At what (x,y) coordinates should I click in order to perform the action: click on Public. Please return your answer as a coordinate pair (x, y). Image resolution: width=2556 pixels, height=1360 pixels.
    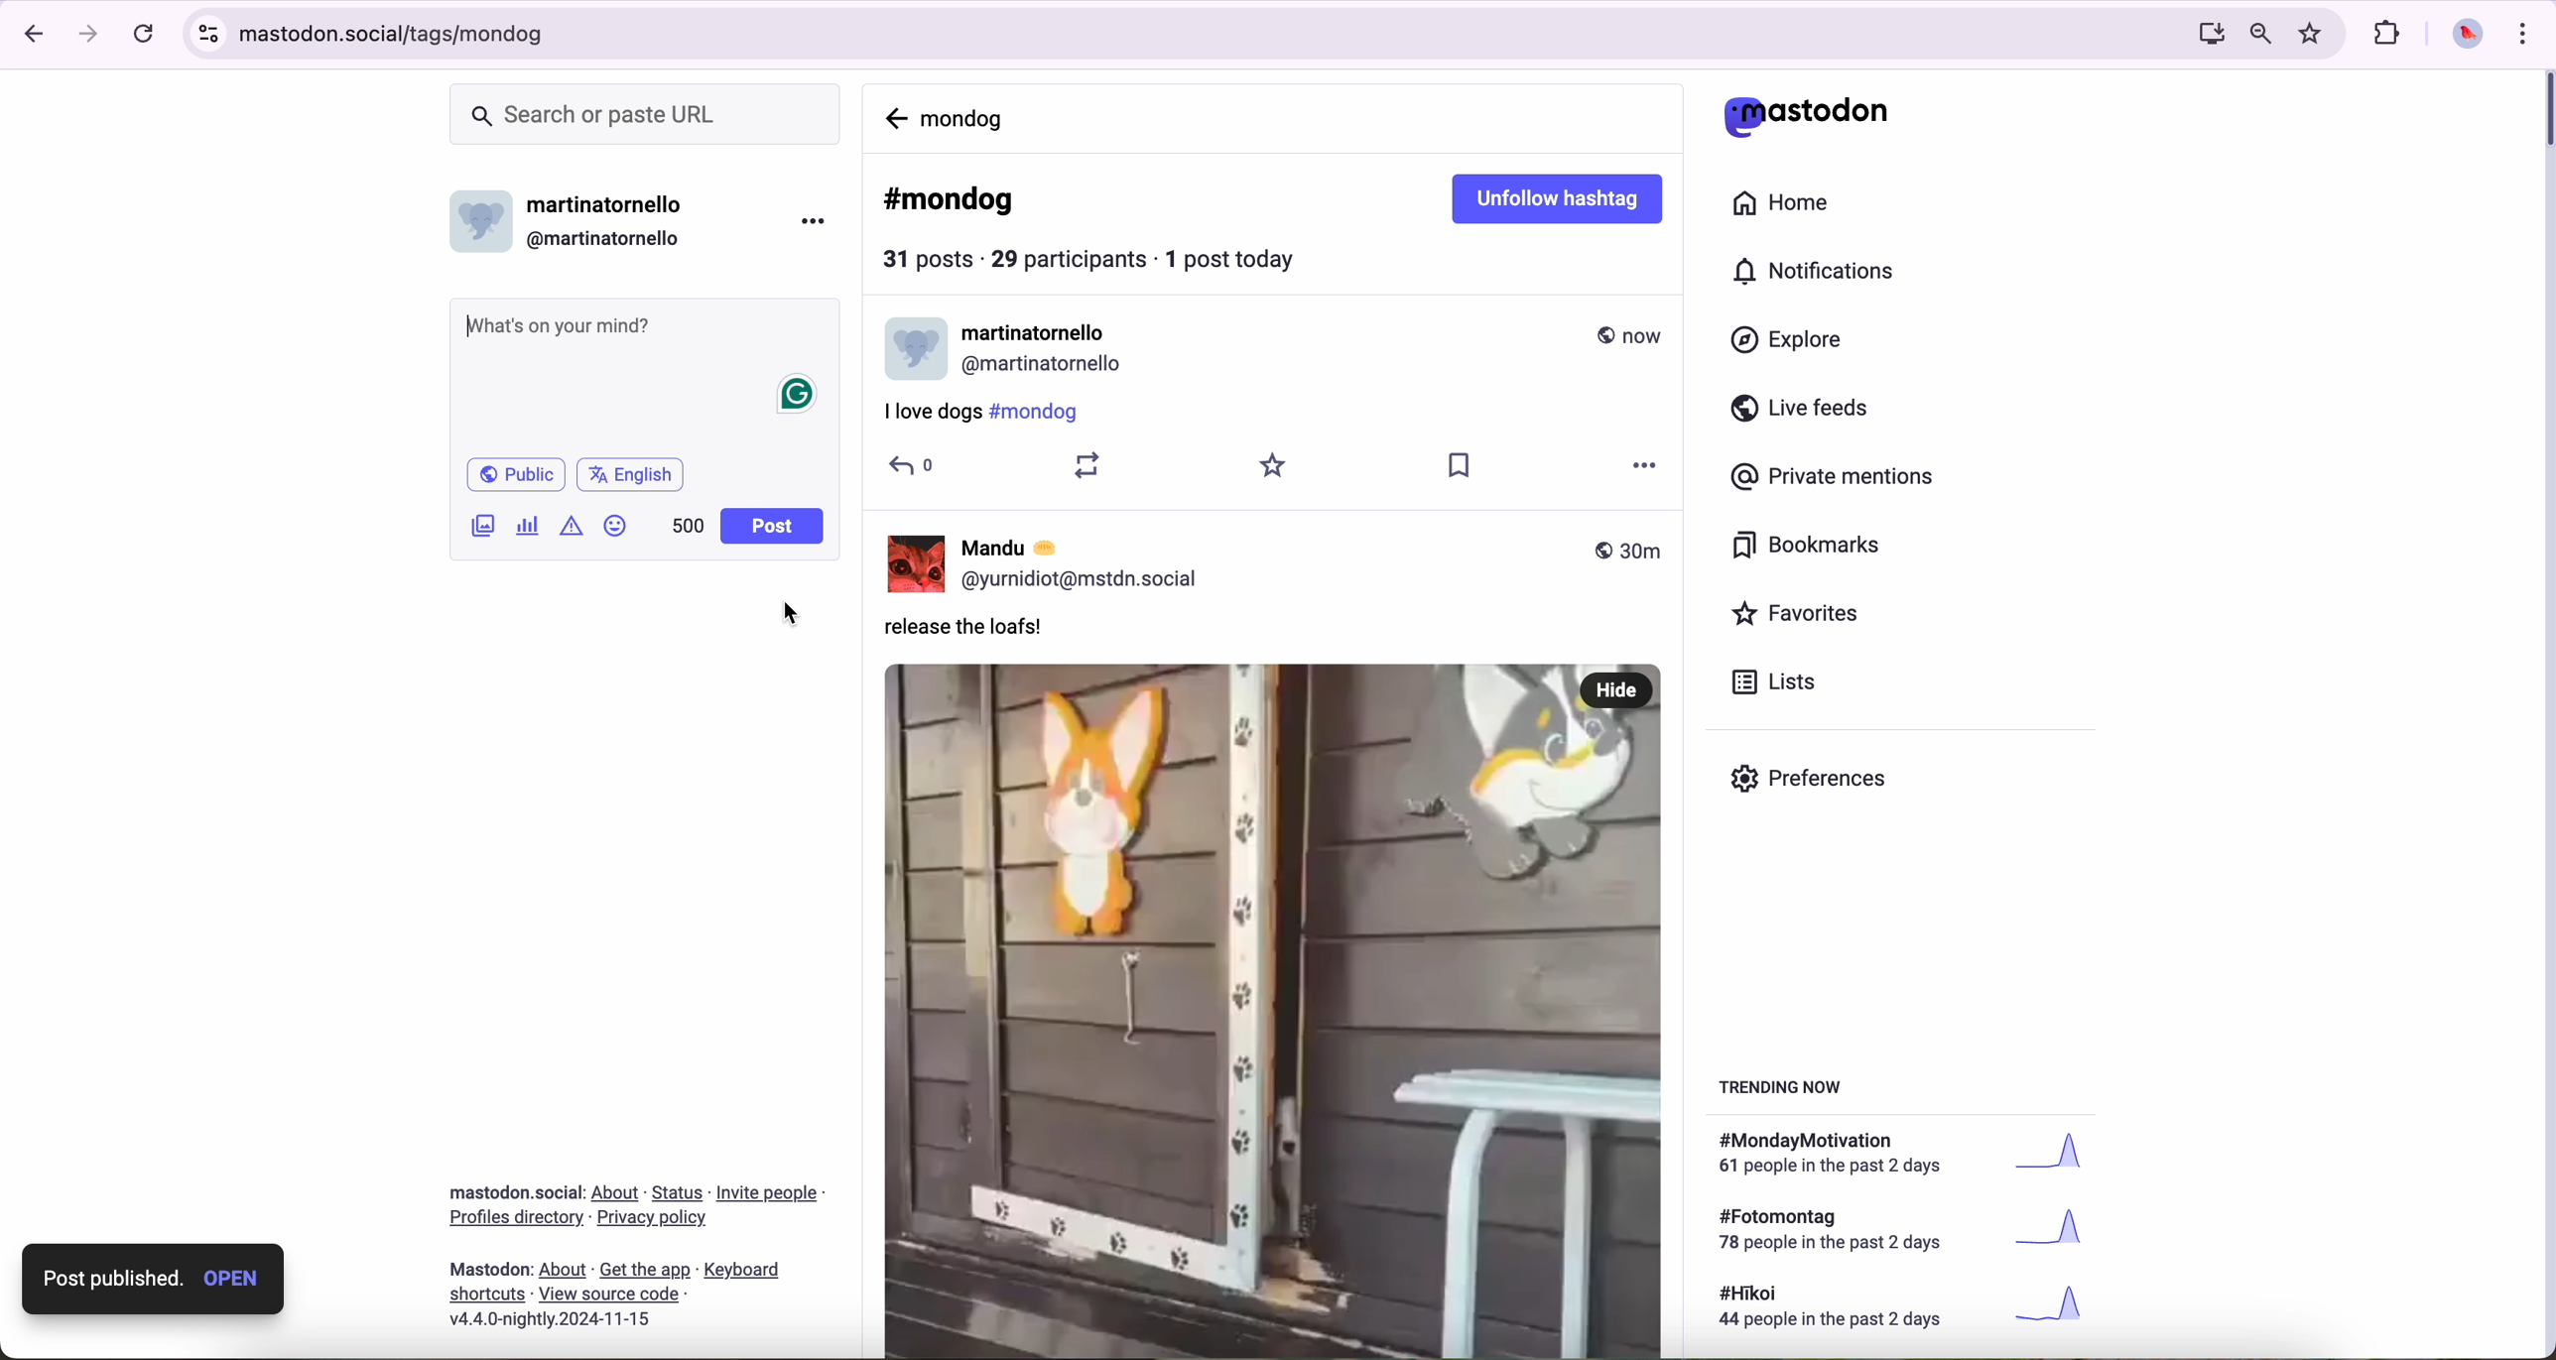
    Looking at the image, I should click on (519, 476).